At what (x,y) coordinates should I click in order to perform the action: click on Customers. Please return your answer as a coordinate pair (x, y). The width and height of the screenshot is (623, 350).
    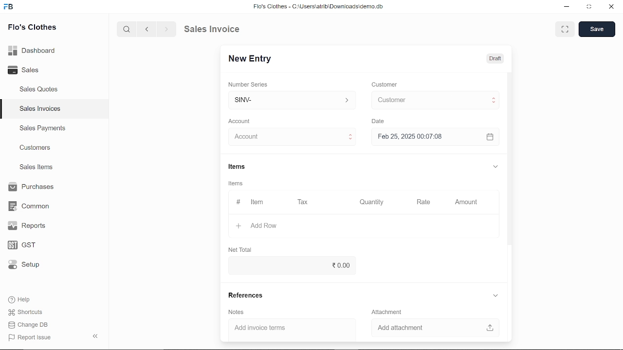
    Looking at the image, I should click on (36, 147).